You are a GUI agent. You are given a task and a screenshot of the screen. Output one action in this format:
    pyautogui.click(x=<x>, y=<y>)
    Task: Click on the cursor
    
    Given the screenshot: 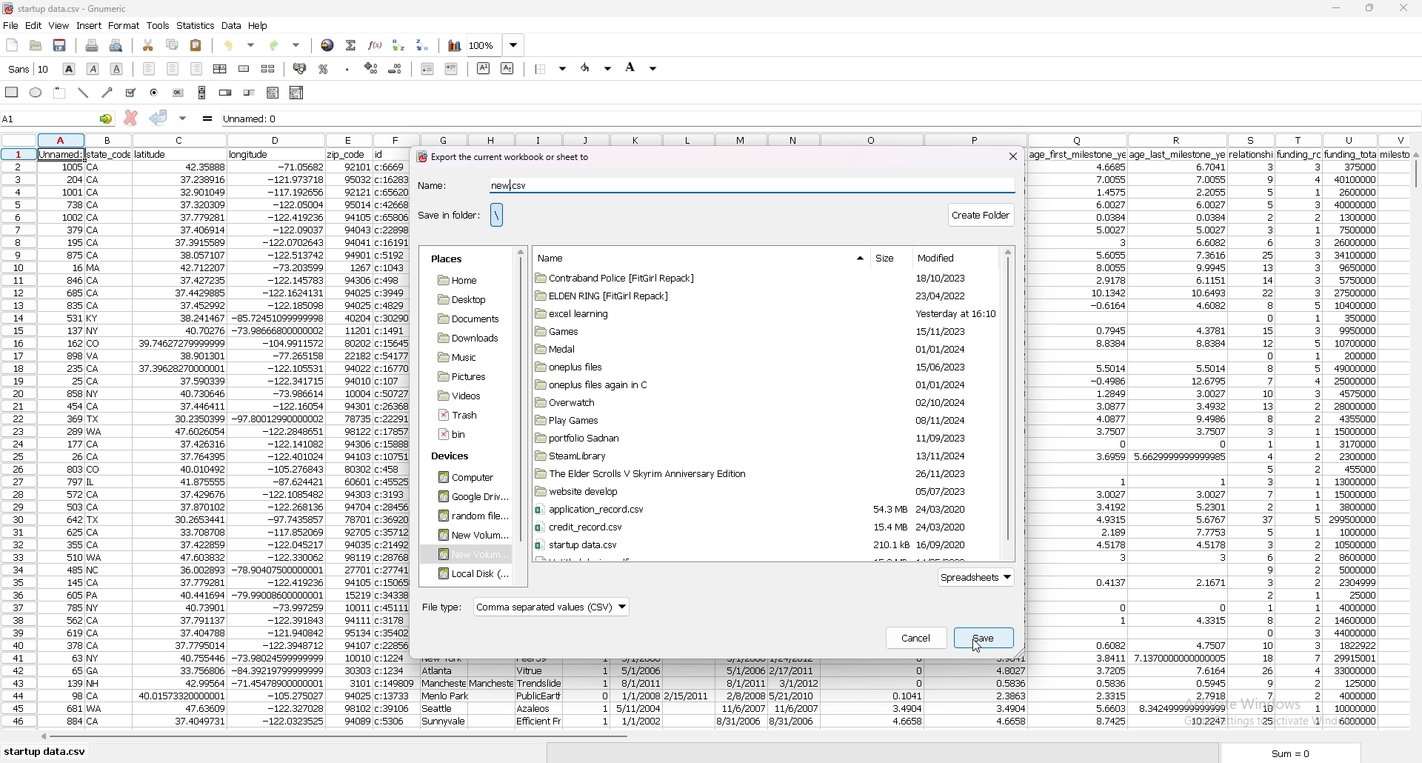 What is the action you would take?
    pyautogui.click(x=977, y=644)
    